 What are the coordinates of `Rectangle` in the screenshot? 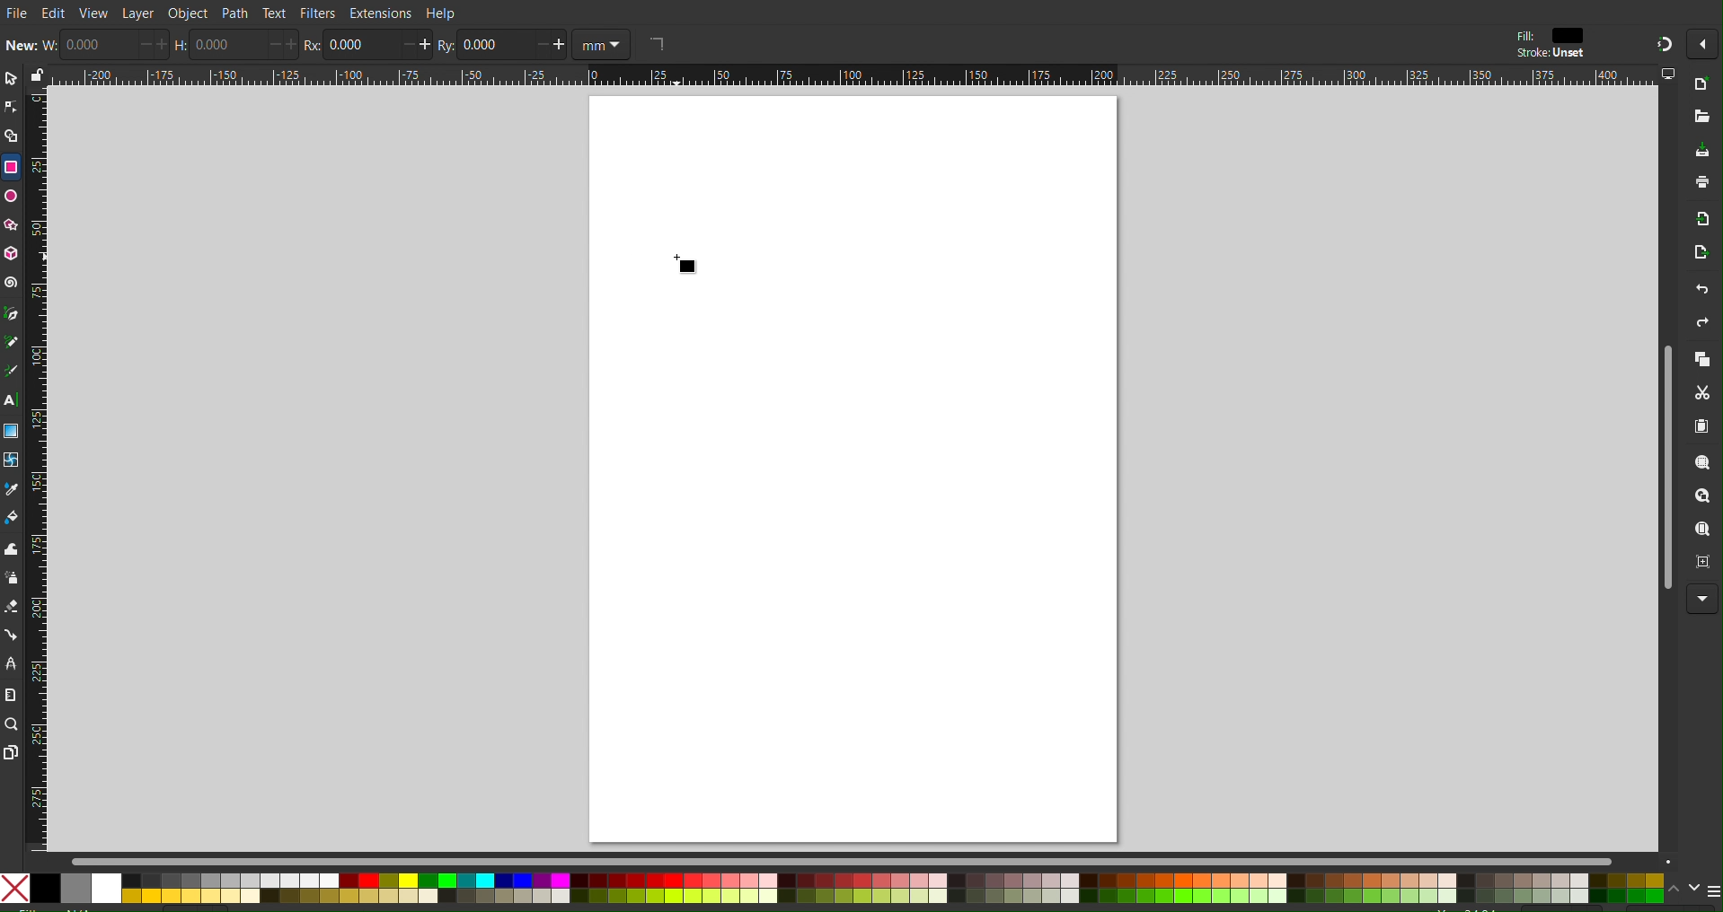 It's located at (11, 167).